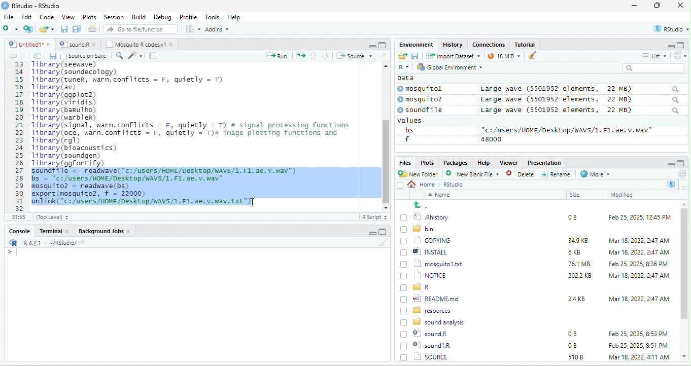  Describe the element at coordinates (594, 174) in the screenshot. I see ` More ` at that location.